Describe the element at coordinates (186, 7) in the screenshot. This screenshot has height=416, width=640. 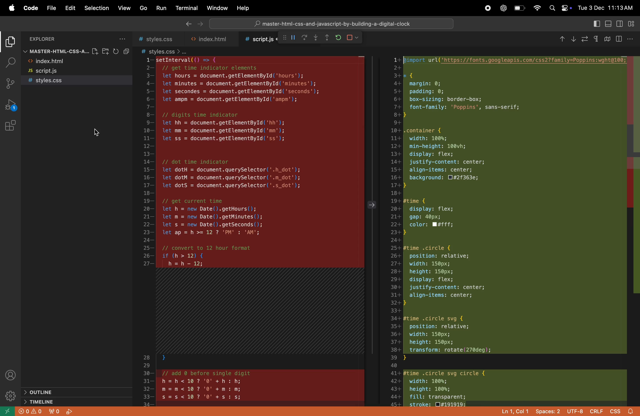
I see `terminal` at that location.